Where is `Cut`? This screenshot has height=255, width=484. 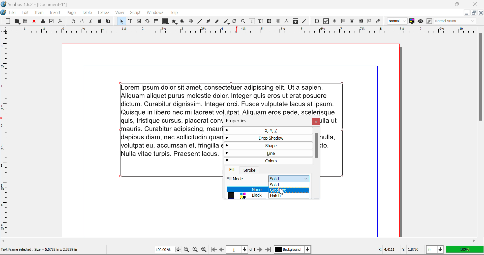 Cut is located at coordinates (90, 21).